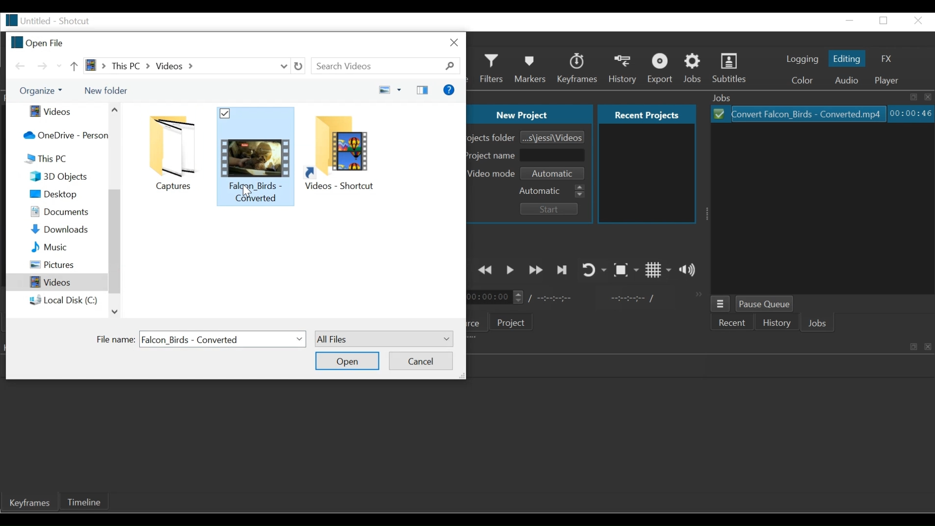  I want to click on Toggle play or pause, so click(510, 269).